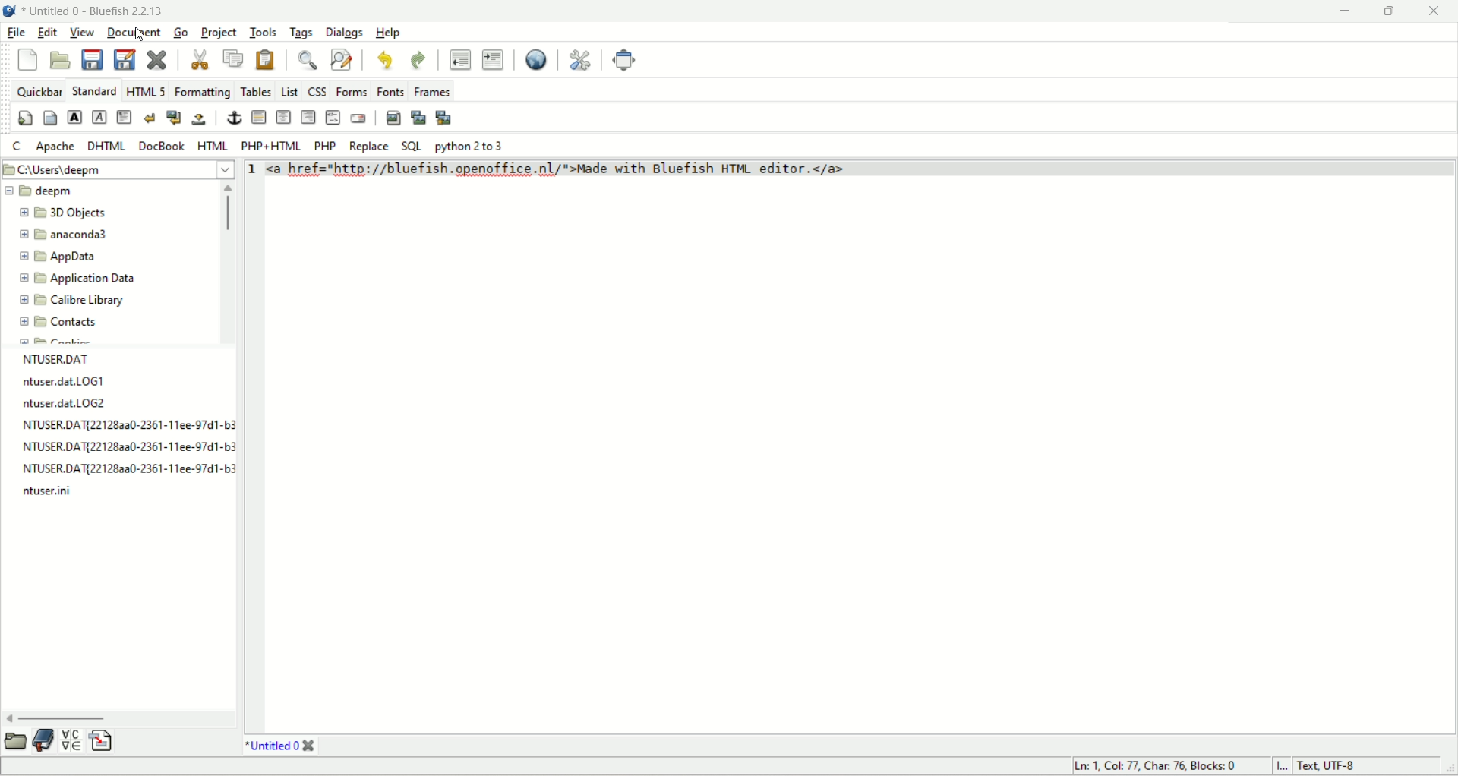 This screenshot has width=1458, height=776. What do you see at coordinates (132, 32) in the screenshot?
I see `document` at bounding box center [132, 32].